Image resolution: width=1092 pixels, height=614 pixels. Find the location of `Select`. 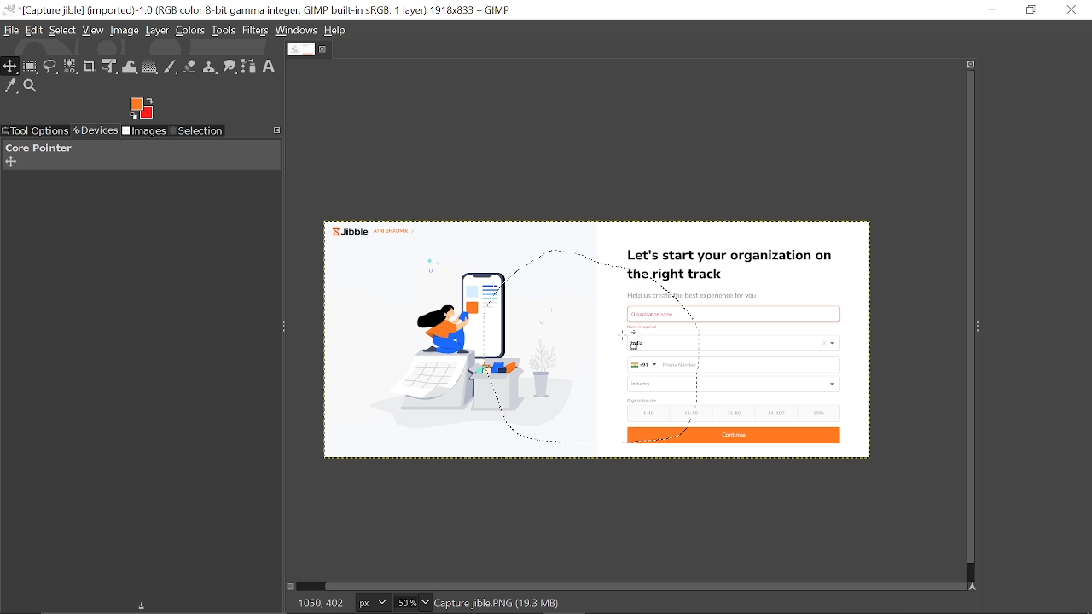

Select is located at coordinates (64, 31).